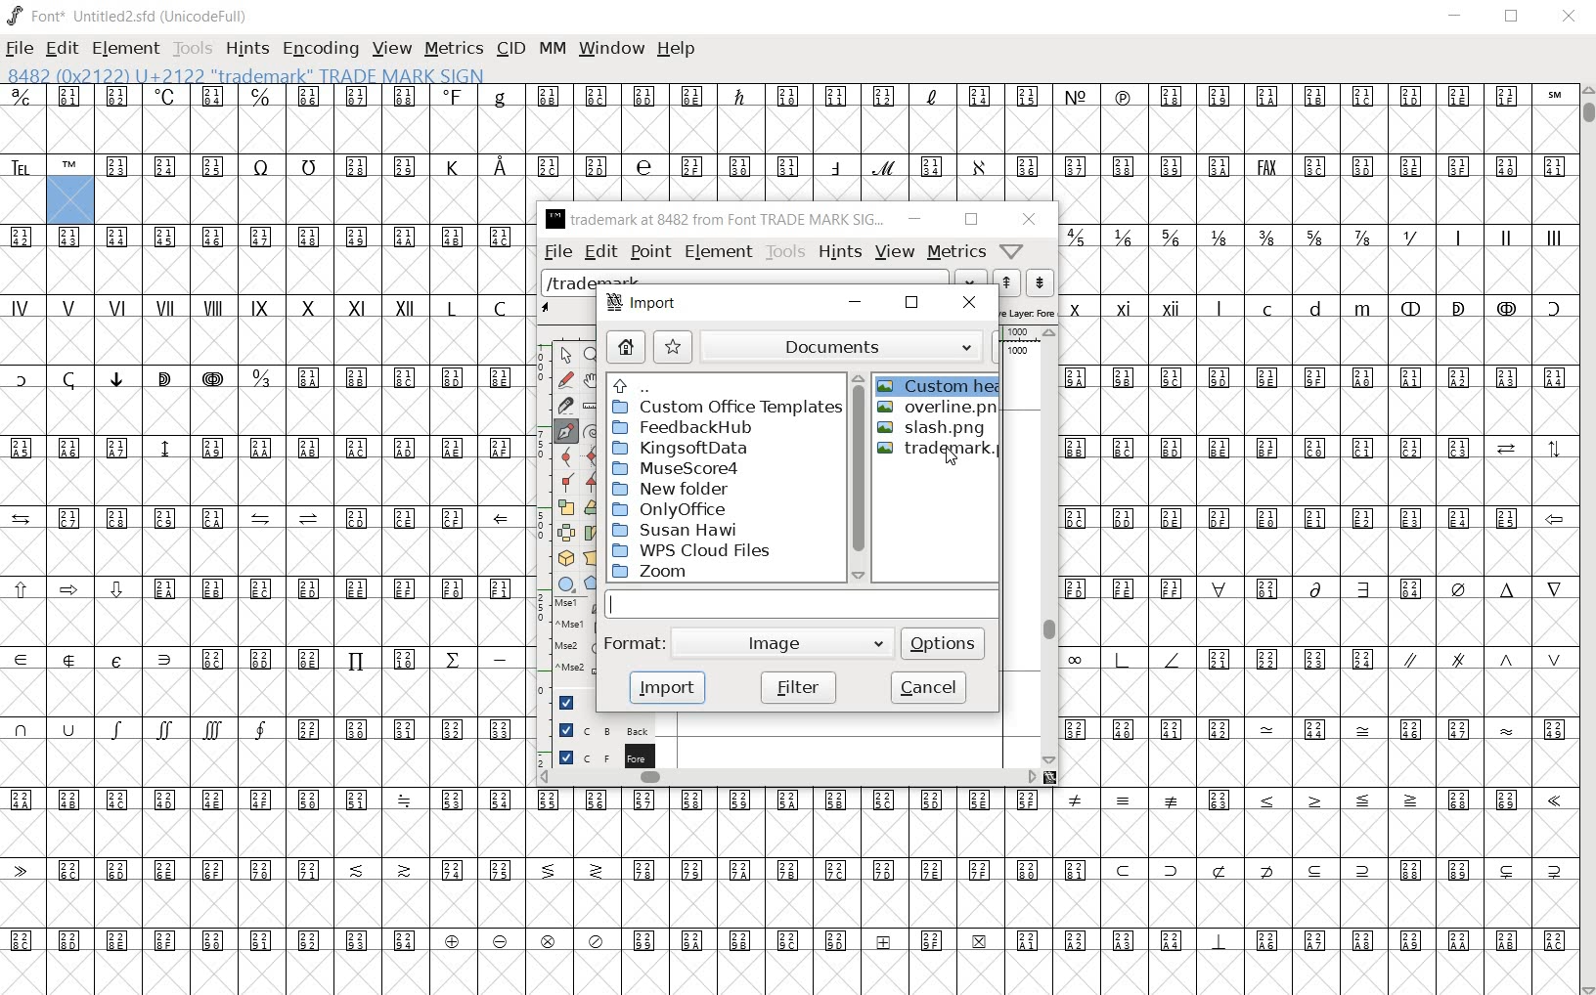 The height and width of the screenshot is (995, 1596). Describe the element at coordinates (958, 252) in the screenshot. I see `metrics` at that location.